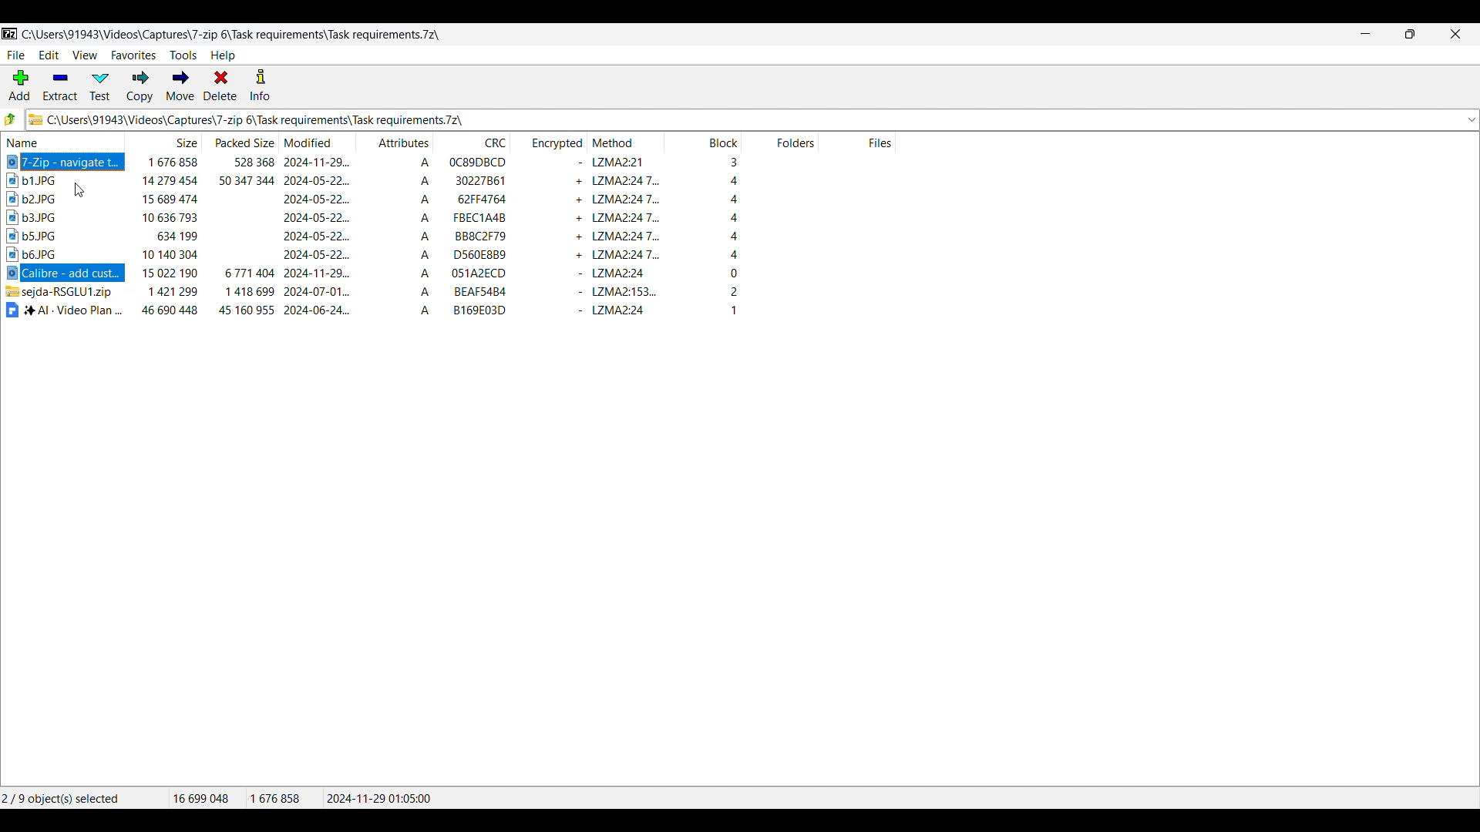 This screenshot has height=832, width=1480. What do you see at coordinates (1366, 34) in the screenshot?
I see `Minimize` at bounding box center [1366, 34].